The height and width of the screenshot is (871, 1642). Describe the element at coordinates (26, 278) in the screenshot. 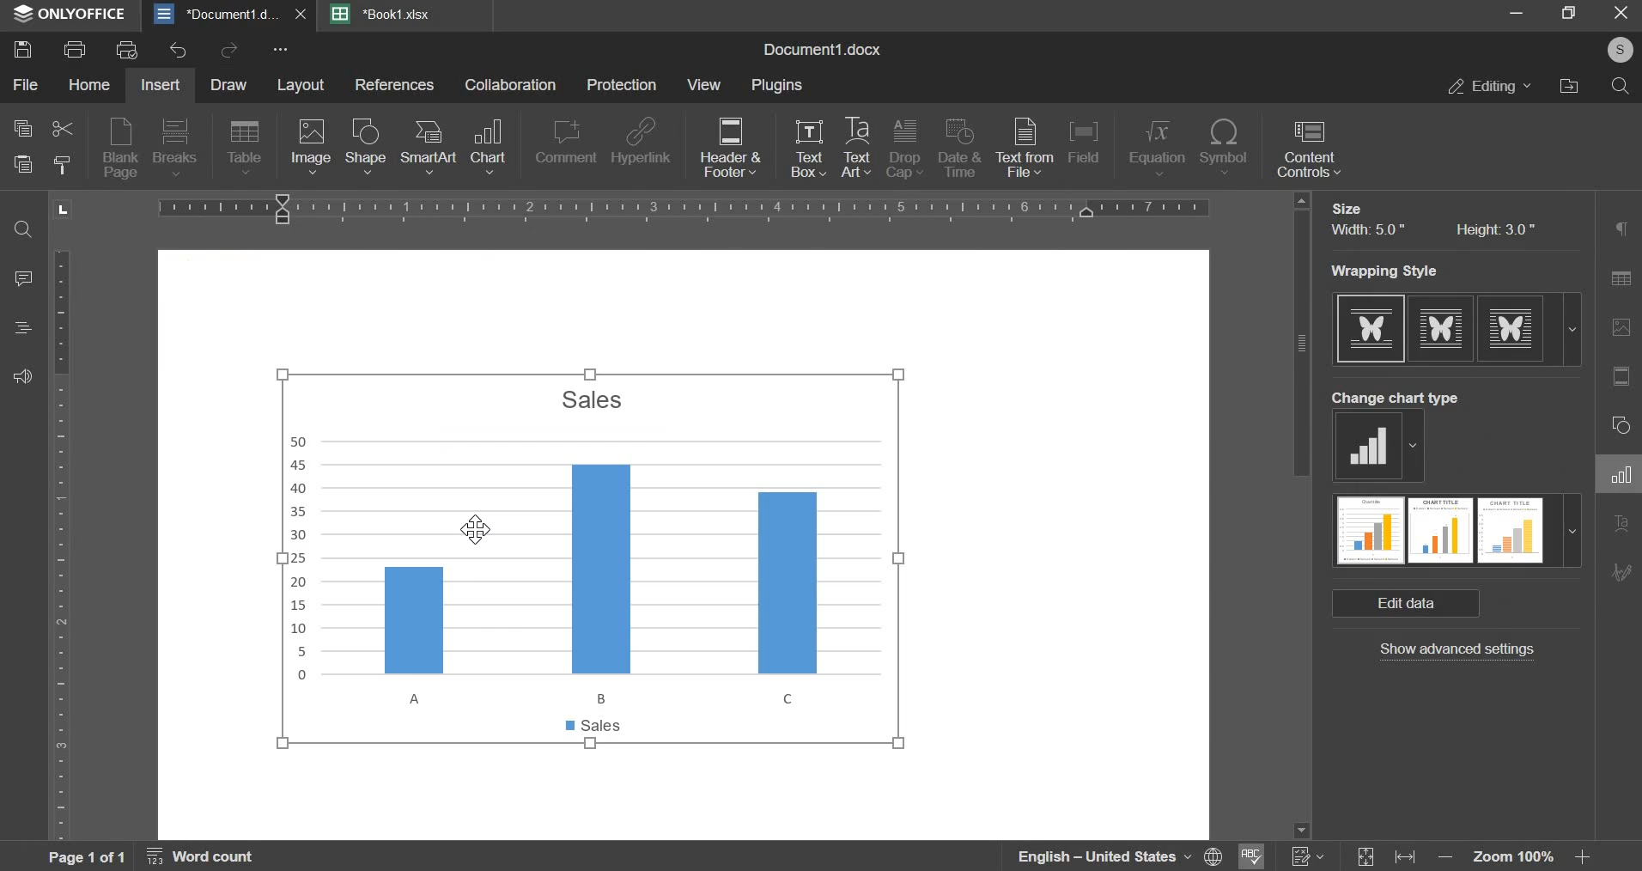

I see `comment` at that location.